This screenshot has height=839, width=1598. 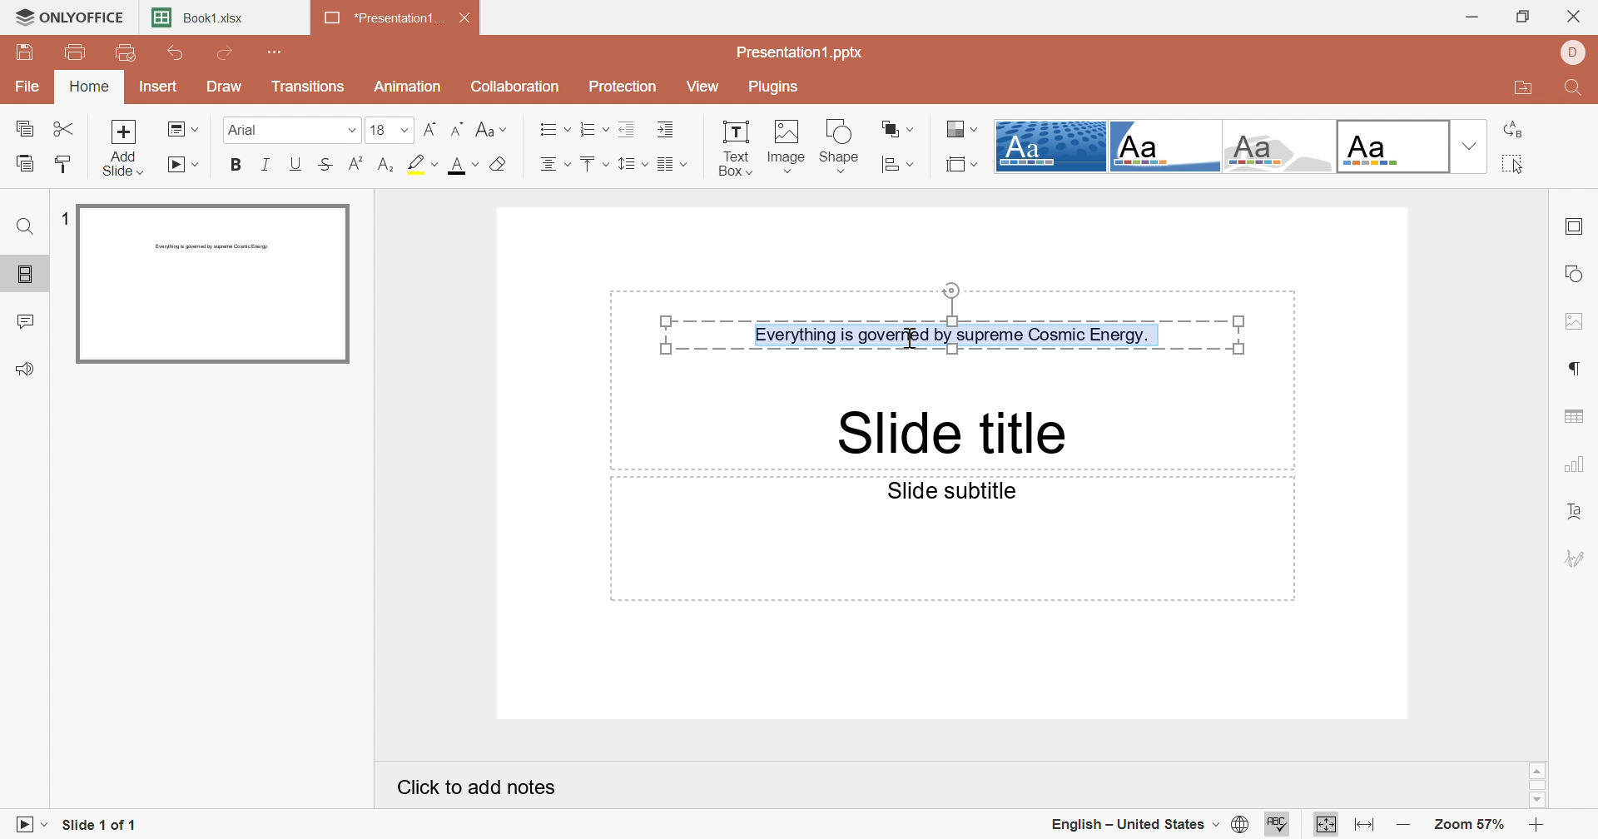 What do you see at coordinates (1467, 824) in the screenshot?
I see `Zoom 57%` at bounding box center [1467, 824].